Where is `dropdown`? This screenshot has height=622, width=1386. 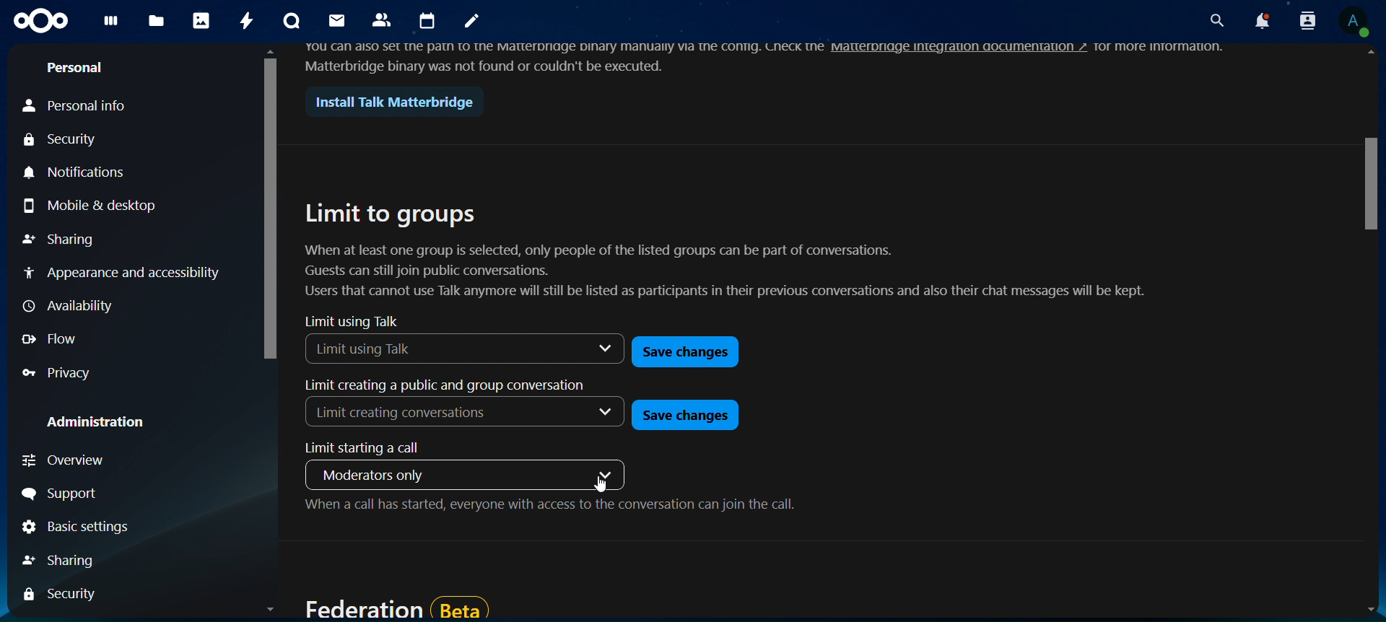
dropdown is located at coordinates (606, 413).